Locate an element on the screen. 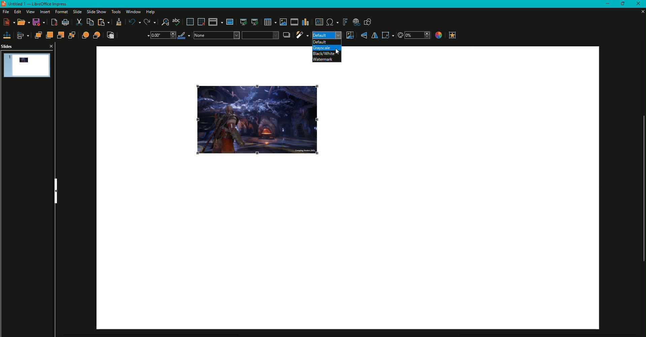 Image resolution: width=646 pixels, height=337 pixels. Area/Style is located at coordinates (236, 35).